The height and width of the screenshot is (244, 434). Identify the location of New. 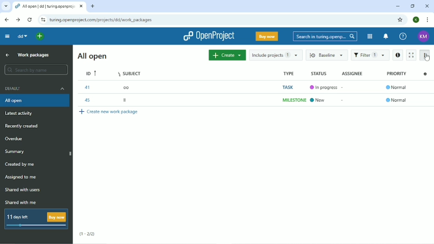
(318, 100).